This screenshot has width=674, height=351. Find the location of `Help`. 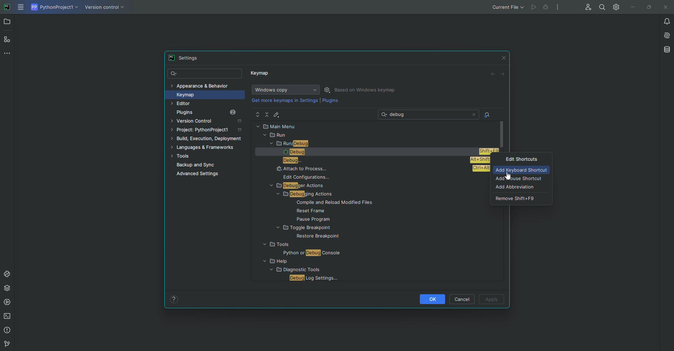

Help is located at coordinates (174, 299).